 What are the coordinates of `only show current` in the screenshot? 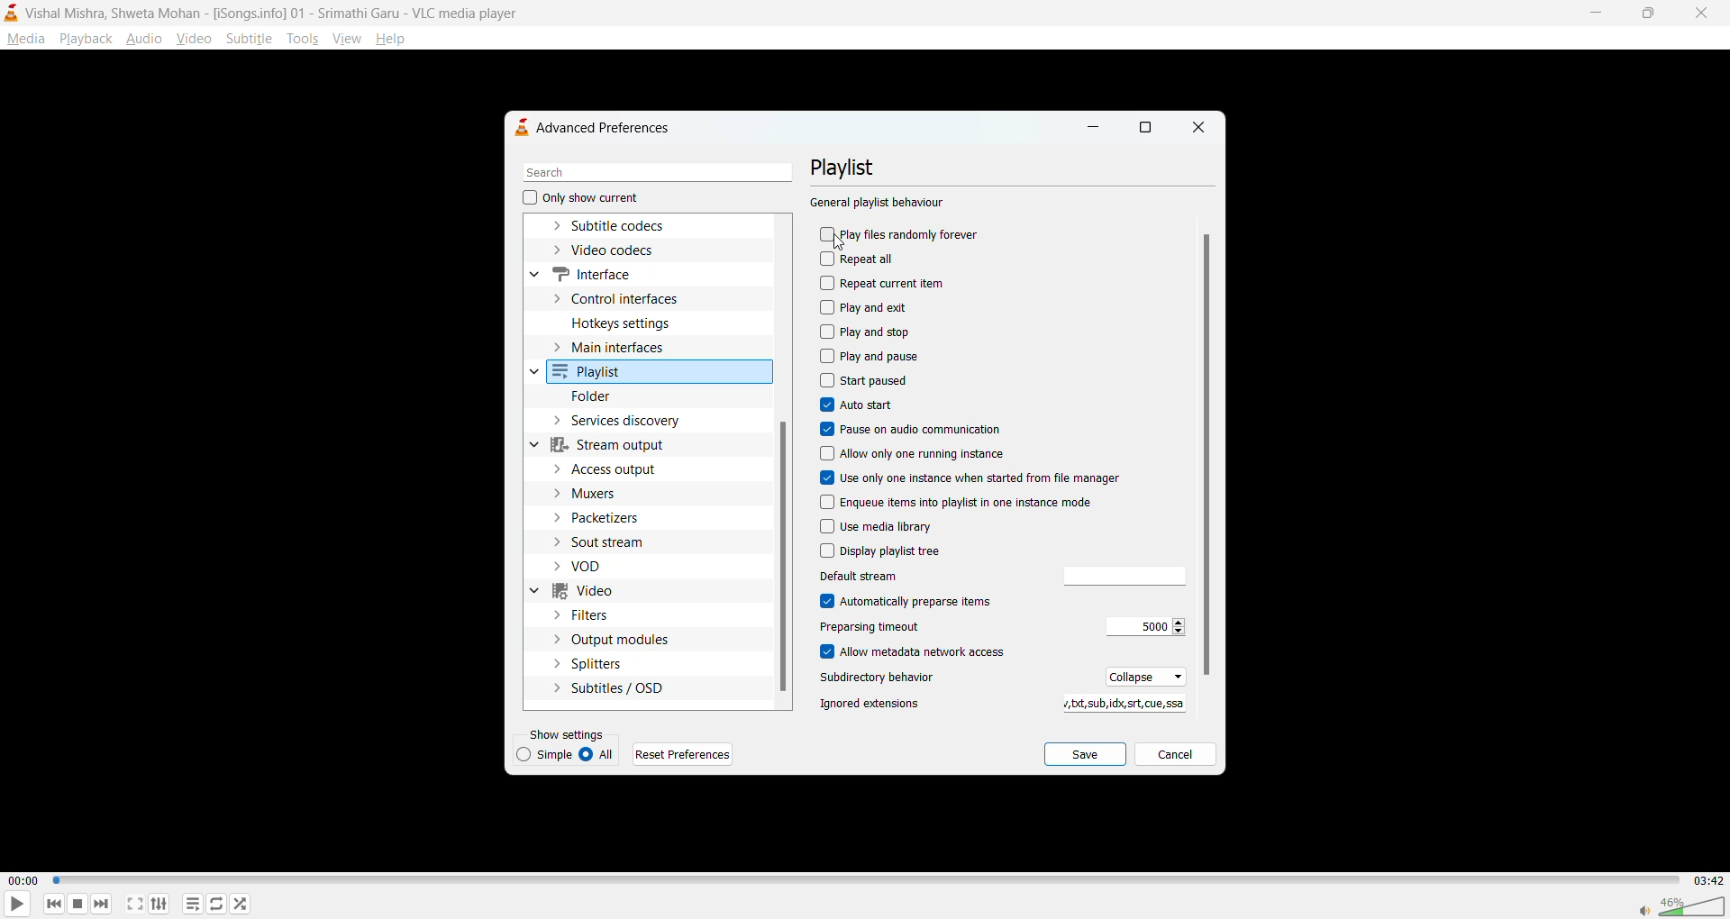 It's located at (581, 199).